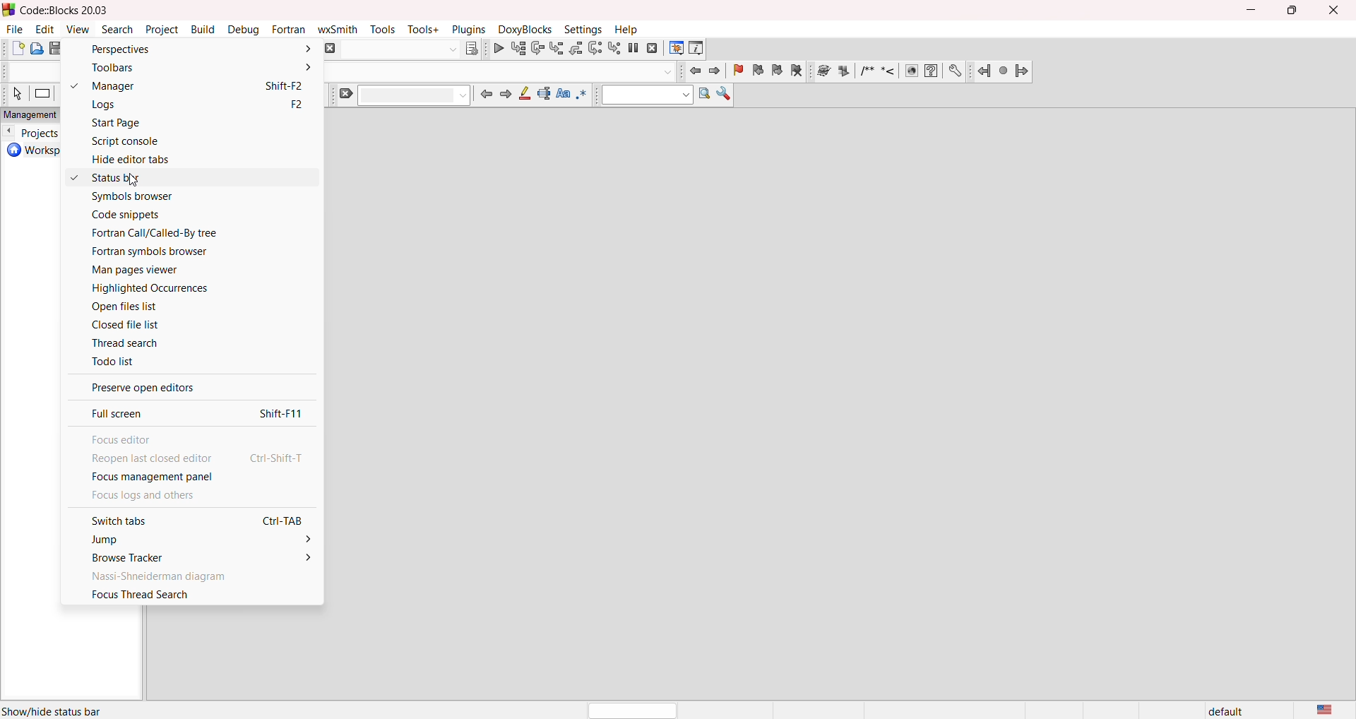  Describe the element at coordinates (499, 50) in the screenshot. I see `debug continue` at that location.